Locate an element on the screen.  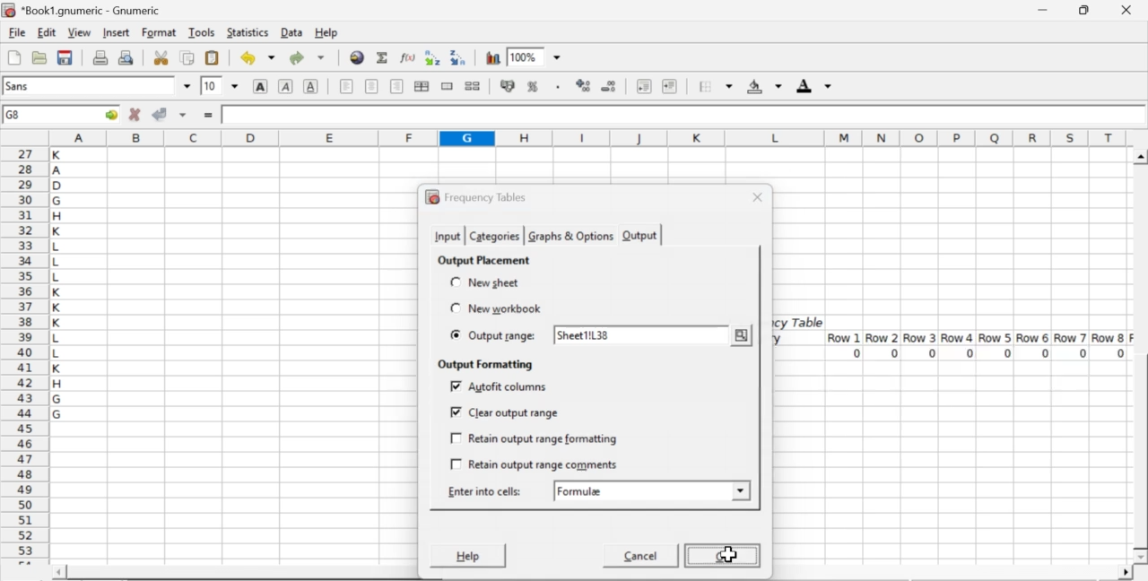
format selection as percentage is located at coordinates (531, 86).